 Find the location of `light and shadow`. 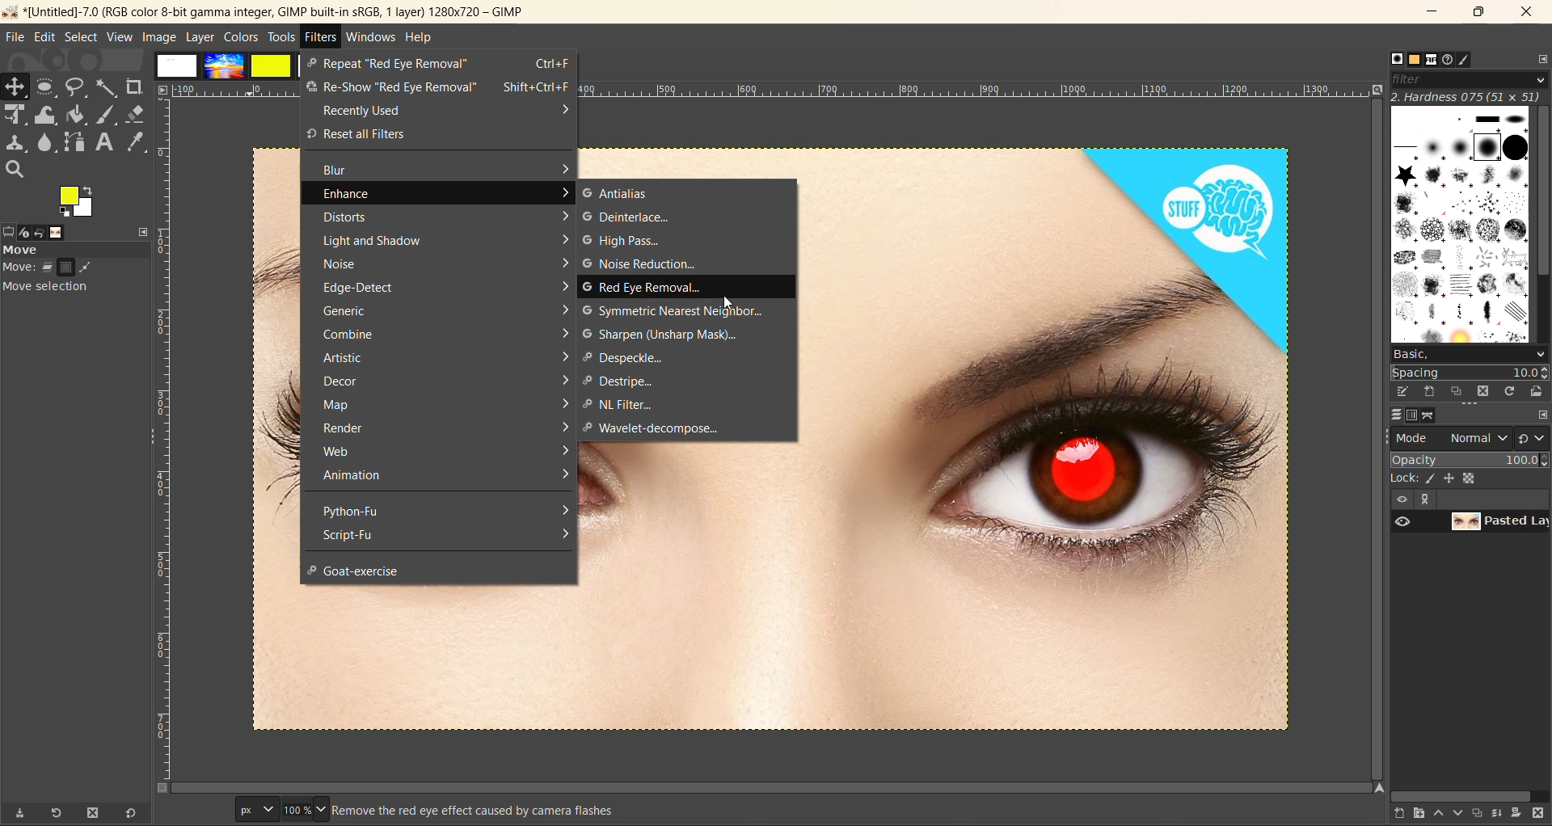

light and shadow is located at coordinates (445, 241).